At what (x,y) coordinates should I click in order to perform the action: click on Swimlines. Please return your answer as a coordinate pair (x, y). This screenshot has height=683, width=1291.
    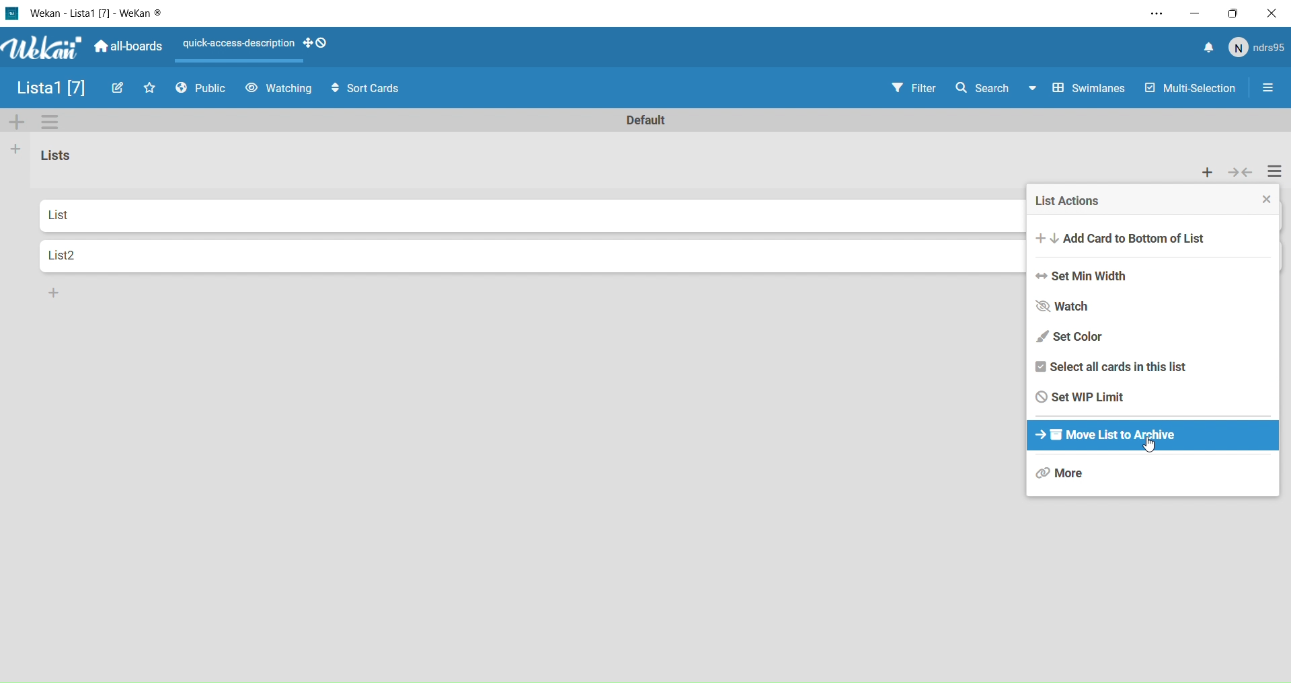
    Looking at the image, I should click on (1077, 90).